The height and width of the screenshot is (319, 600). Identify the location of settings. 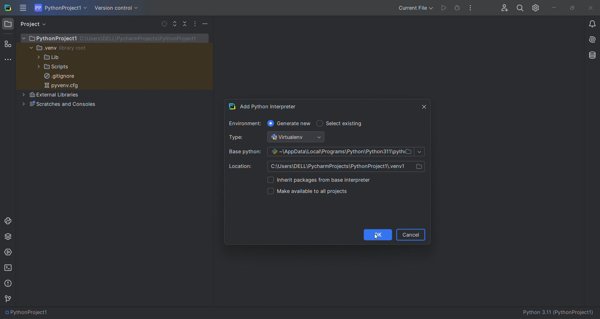
(537, 7).